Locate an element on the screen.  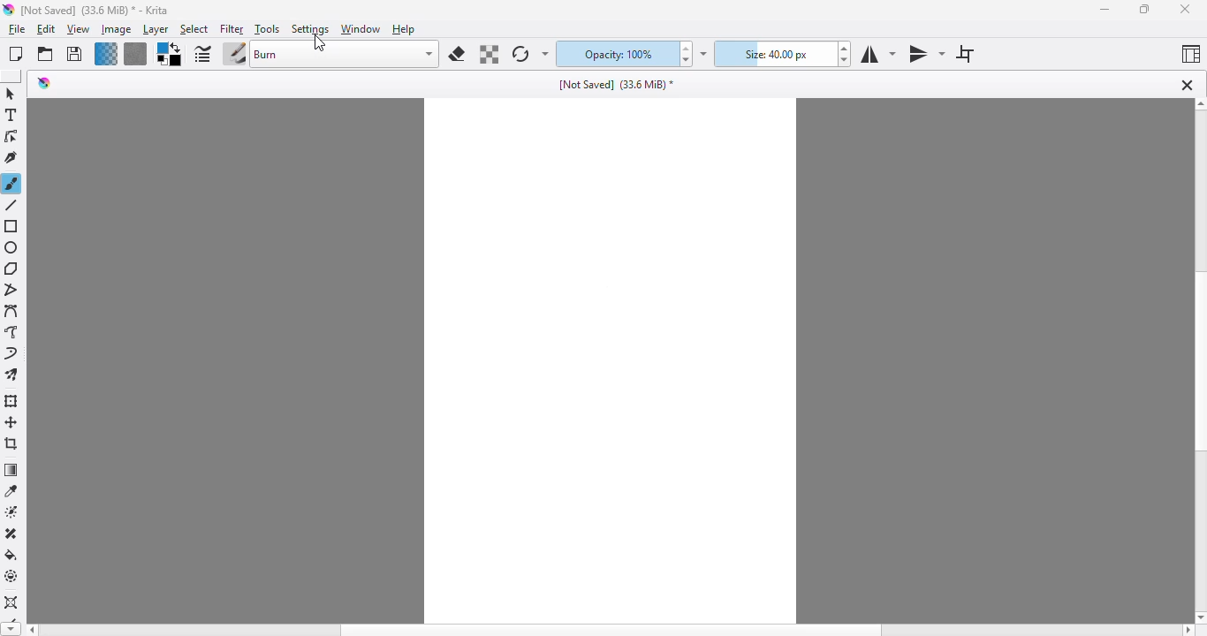
rectangle tool is located at coordinates (12, 227).